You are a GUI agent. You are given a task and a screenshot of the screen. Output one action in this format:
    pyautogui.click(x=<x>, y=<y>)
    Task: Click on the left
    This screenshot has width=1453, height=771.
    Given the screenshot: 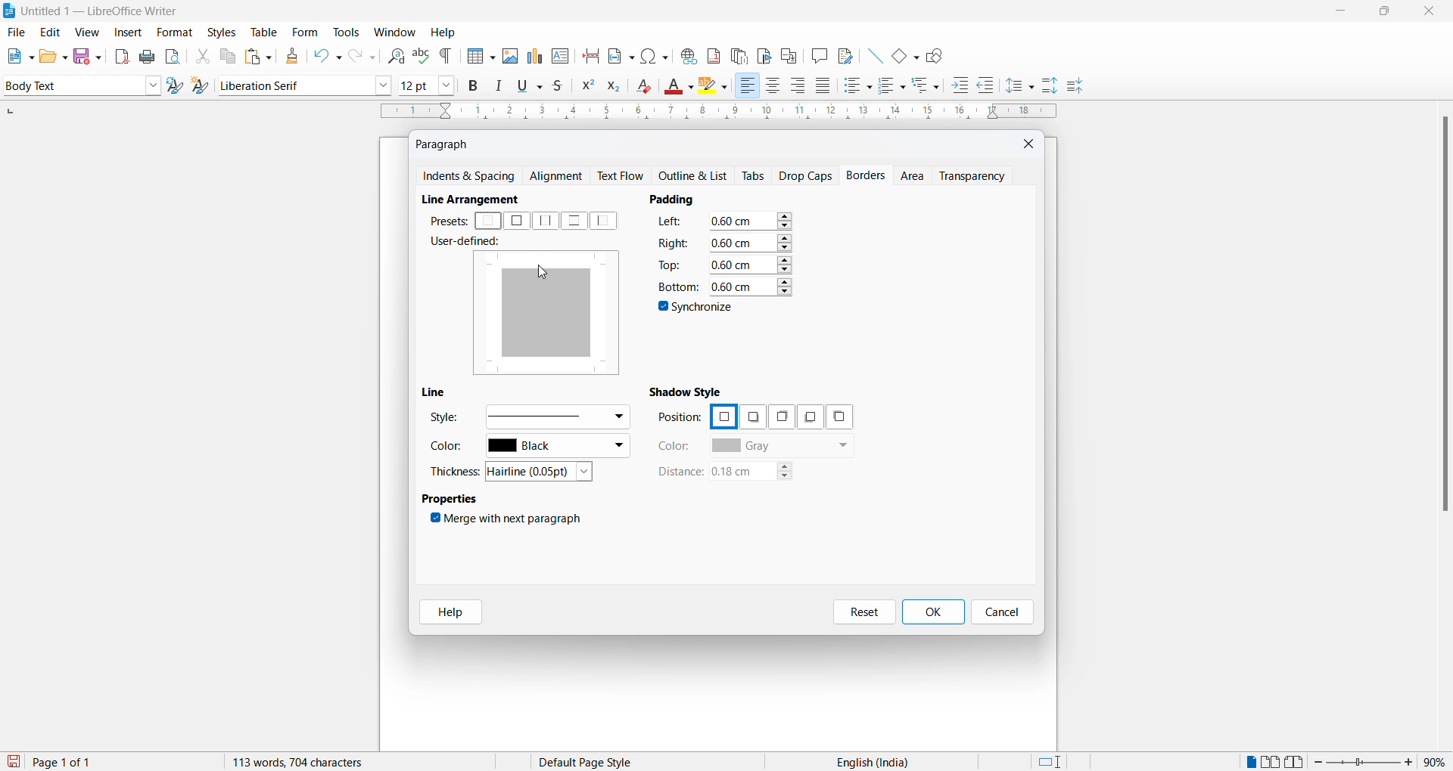 What is the action you would take?
    pyautogui.click(x=607, y=221)
    